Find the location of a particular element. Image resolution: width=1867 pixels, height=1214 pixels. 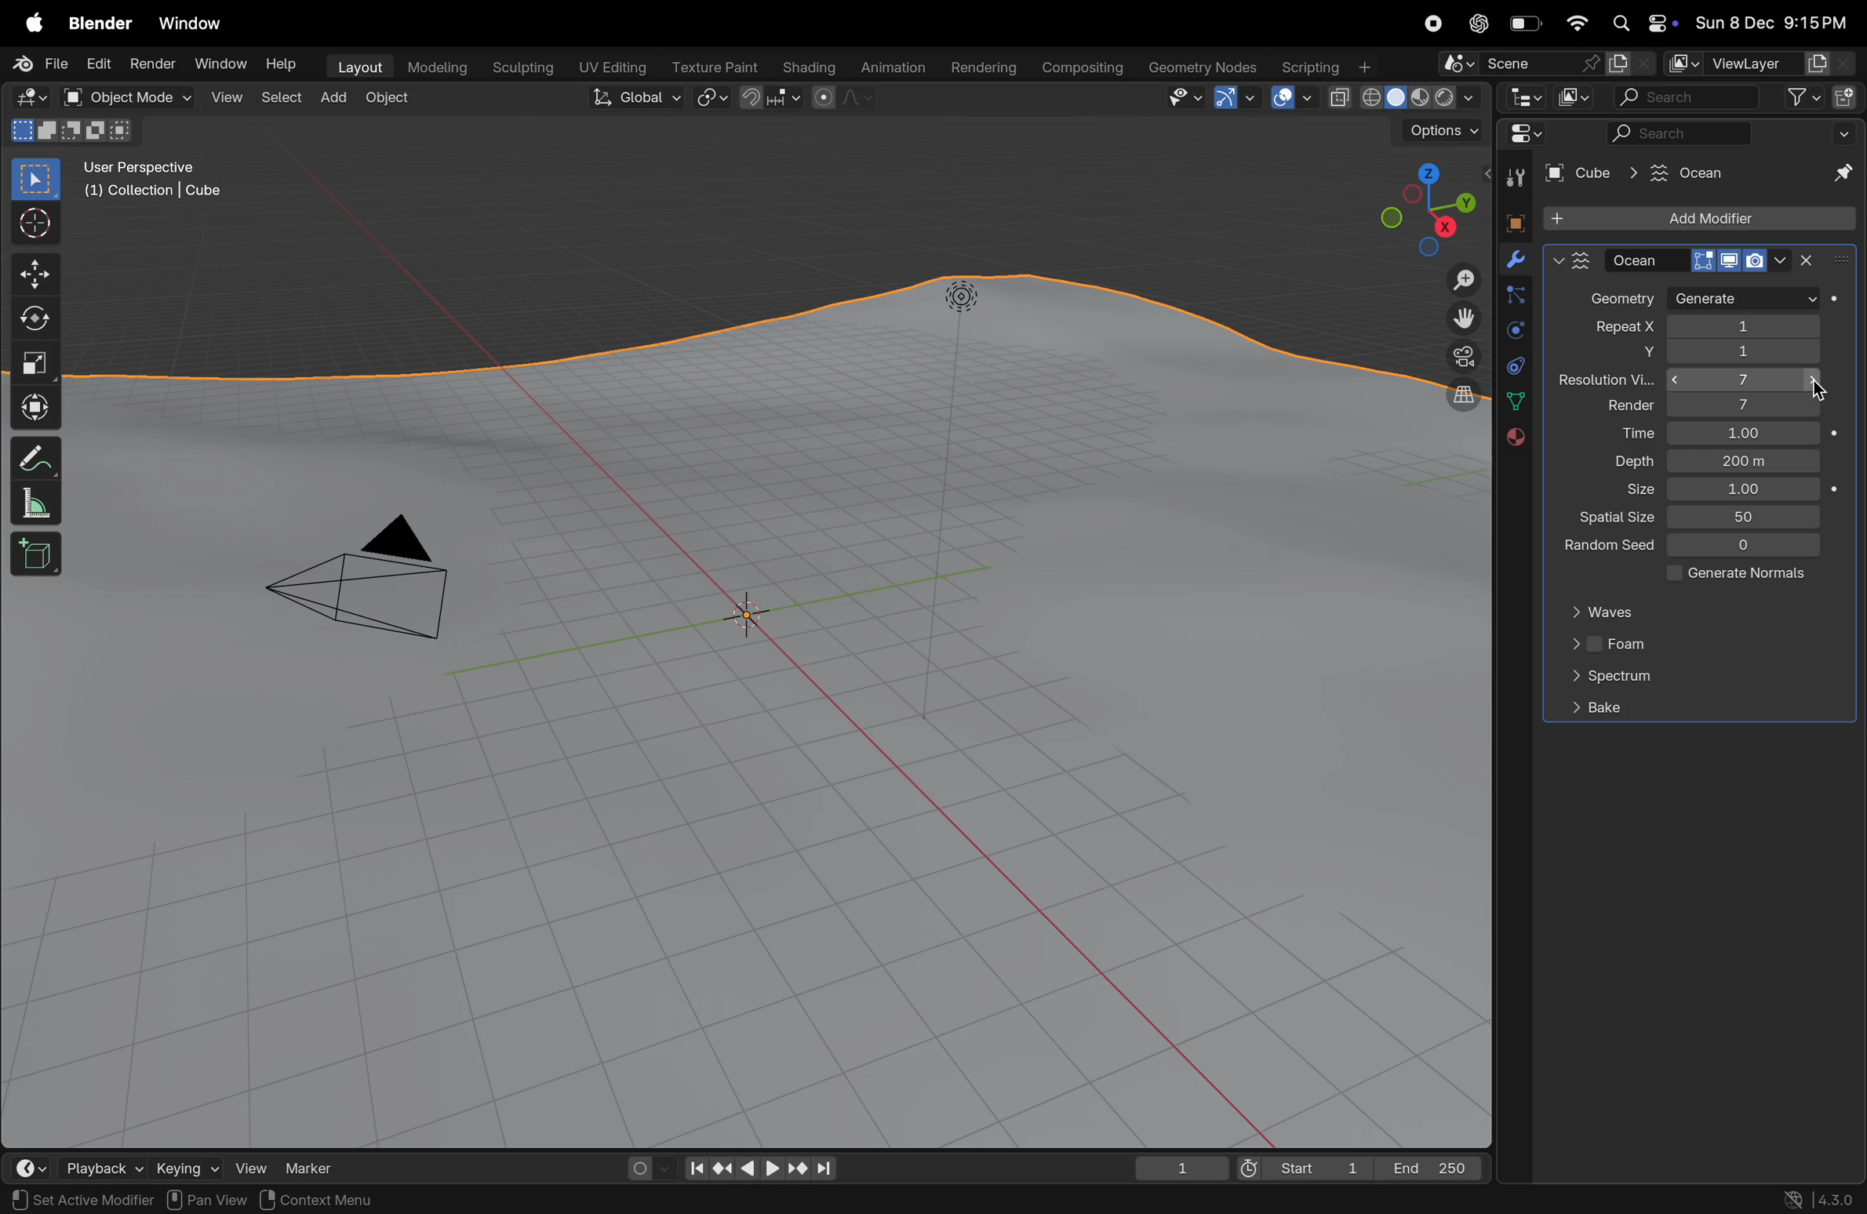

+ add modifier is located at coordinates (1698, 220).